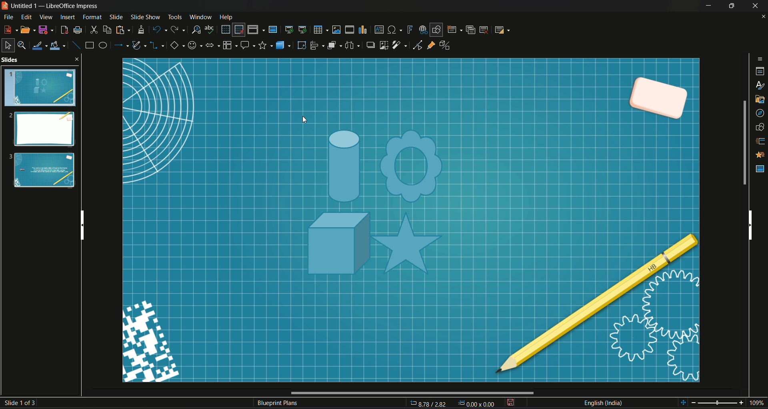 Image resolution: width=768 pixels, height=409 pixels. Describe the element at coordinates (395, 29) in the screenshot. I see `insert special character` at that location.